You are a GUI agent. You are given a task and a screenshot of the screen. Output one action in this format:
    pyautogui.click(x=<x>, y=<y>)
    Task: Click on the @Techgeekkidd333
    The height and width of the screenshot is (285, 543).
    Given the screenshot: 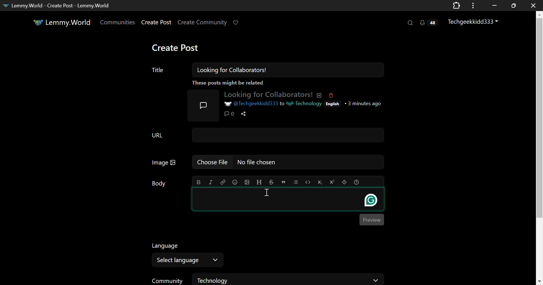 What is the action you would take?
    pyautogui.click(x=251, y=104)
    